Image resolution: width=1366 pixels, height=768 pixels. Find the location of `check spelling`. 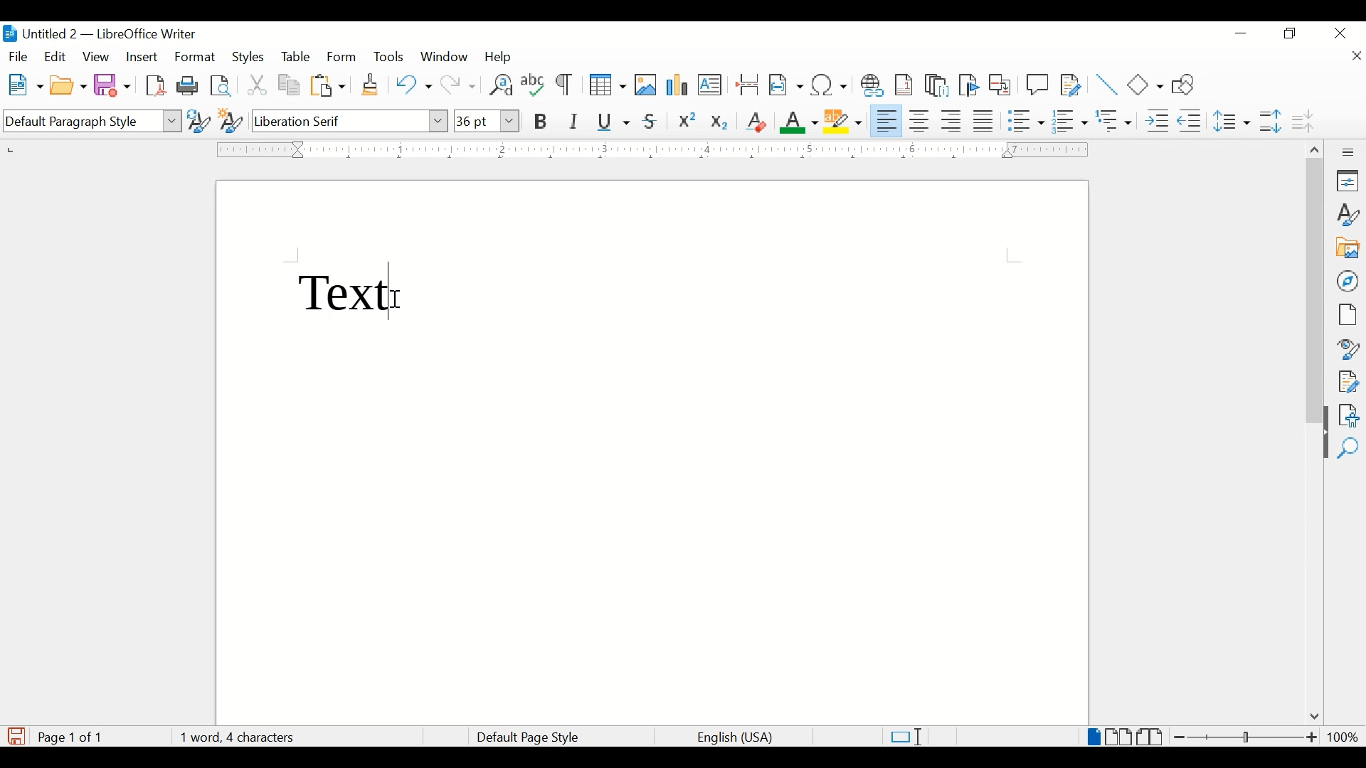

check spelling is located at coordinates (534, 84).